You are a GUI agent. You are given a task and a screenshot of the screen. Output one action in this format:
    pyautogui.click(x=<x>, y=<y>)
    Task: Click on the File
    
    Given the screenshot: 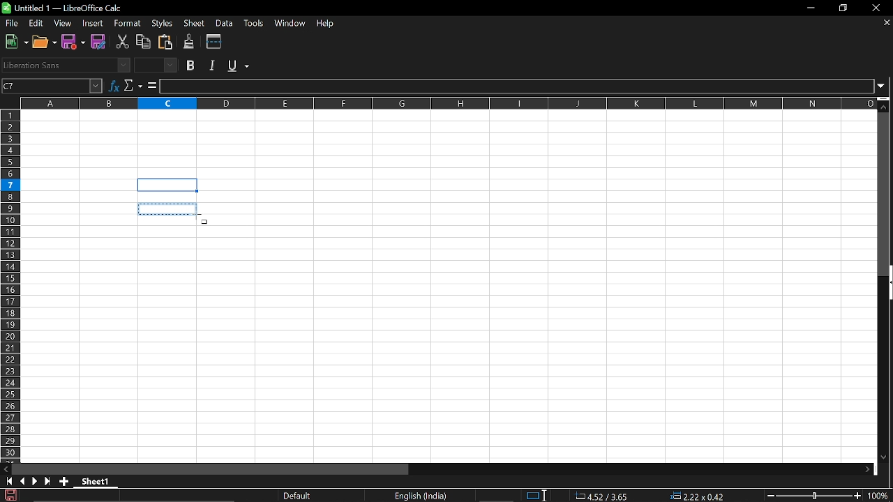 What is the action you would take?
    pyautogui.click(x=11, y=23)
    